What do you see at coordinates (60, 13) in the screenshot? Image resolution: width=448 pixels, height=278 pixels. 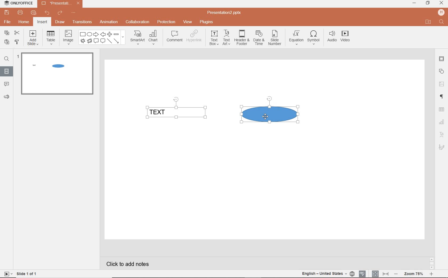 I see `redo` at bounding box center [60, 13].